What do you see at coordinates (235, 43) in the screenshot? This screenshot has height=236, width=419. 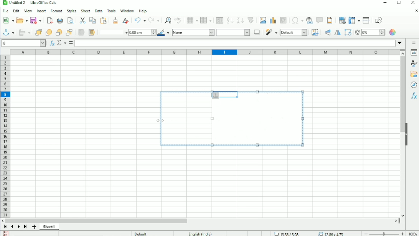 I see `Input line` at bounding box center [235, 43].